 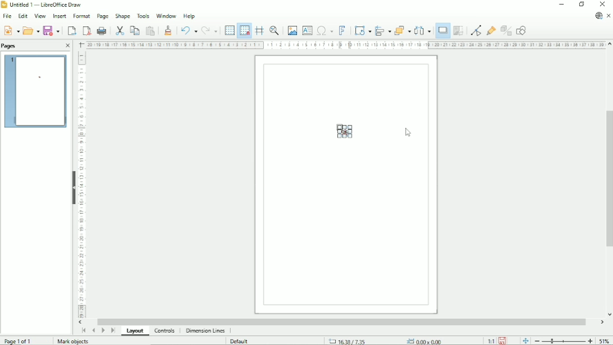 What do you see at coordinates (564, 341) in the screenshot?
I see `Zoom out/in` at bounding box center [564, 341].